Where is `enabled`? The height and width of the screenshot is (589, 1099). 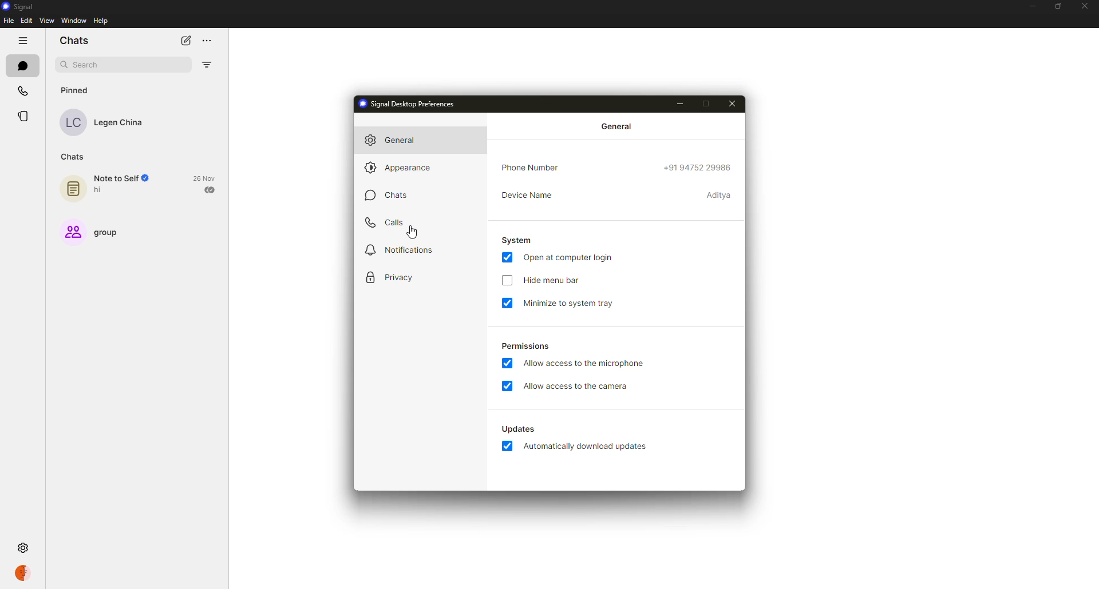 enabled is located at coordinates (508, 445).